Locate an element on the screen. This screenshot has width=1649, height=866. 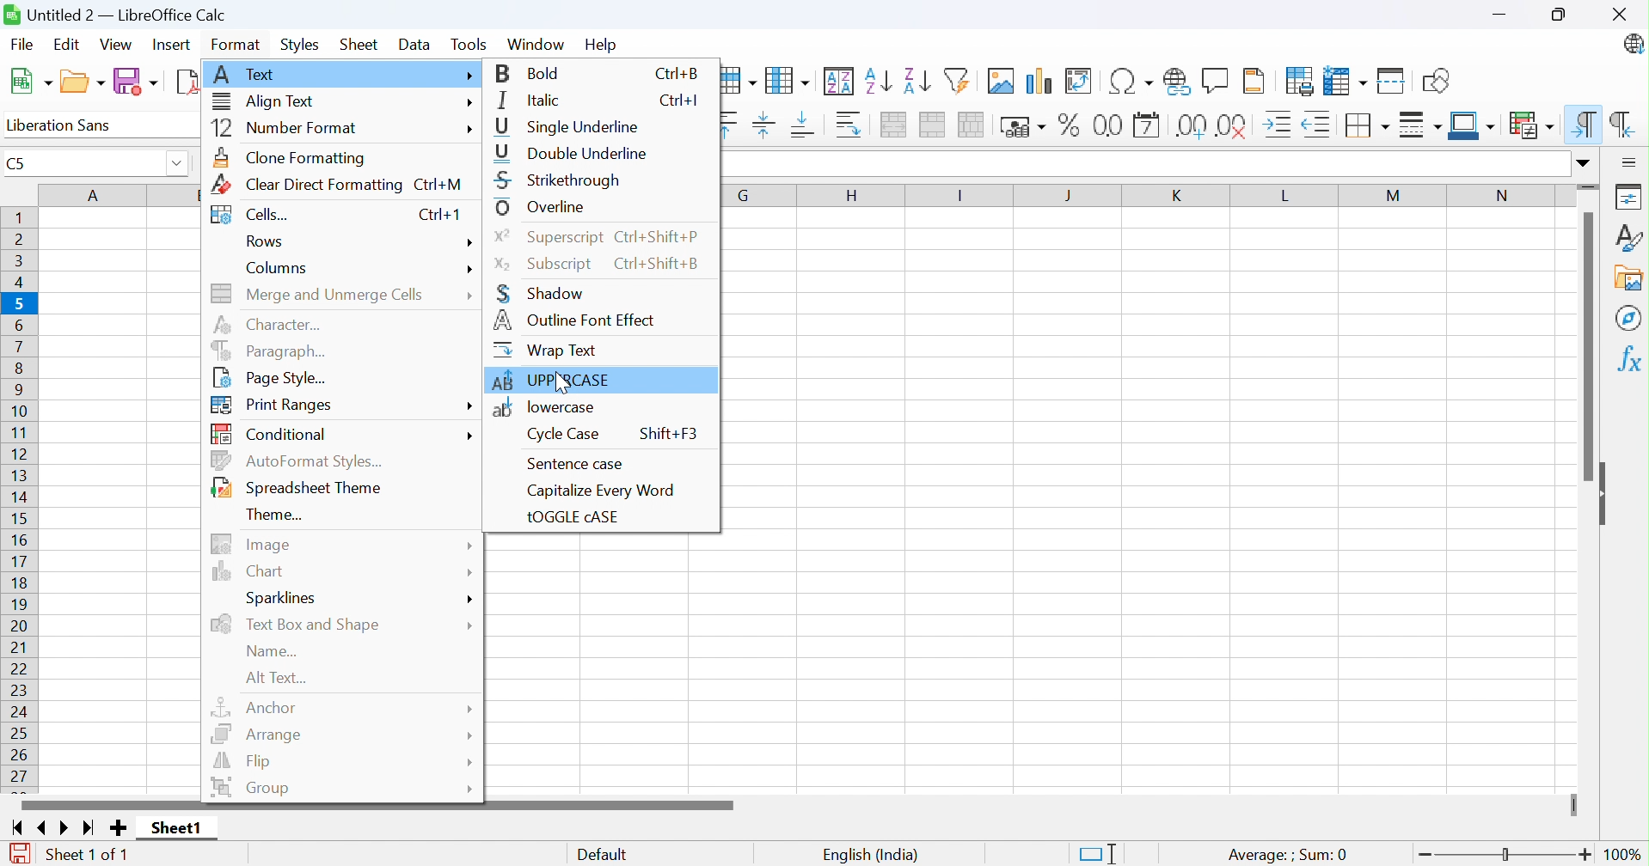
help is located at coordinates (599, 46).